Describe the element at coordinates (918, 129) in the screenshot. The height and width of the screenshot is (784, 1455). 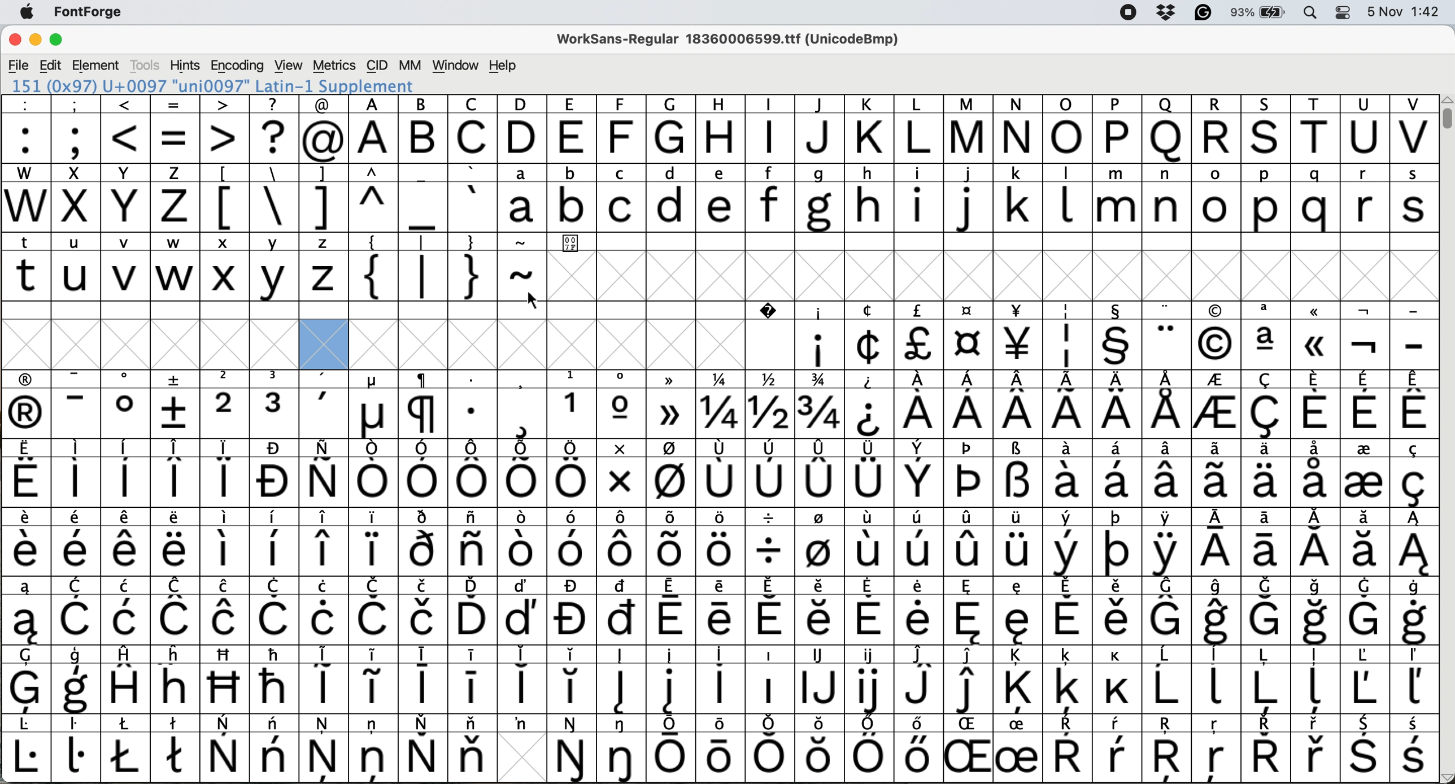
I see `L` at that location.